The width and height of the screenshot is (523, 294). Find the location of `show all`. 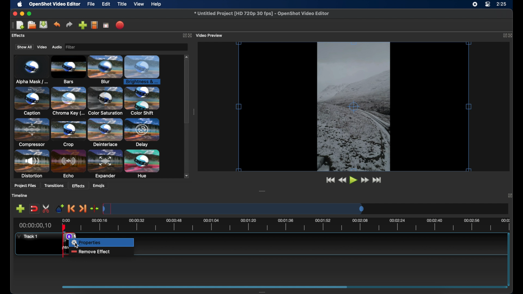

show all is located at coordinates (24, 47).